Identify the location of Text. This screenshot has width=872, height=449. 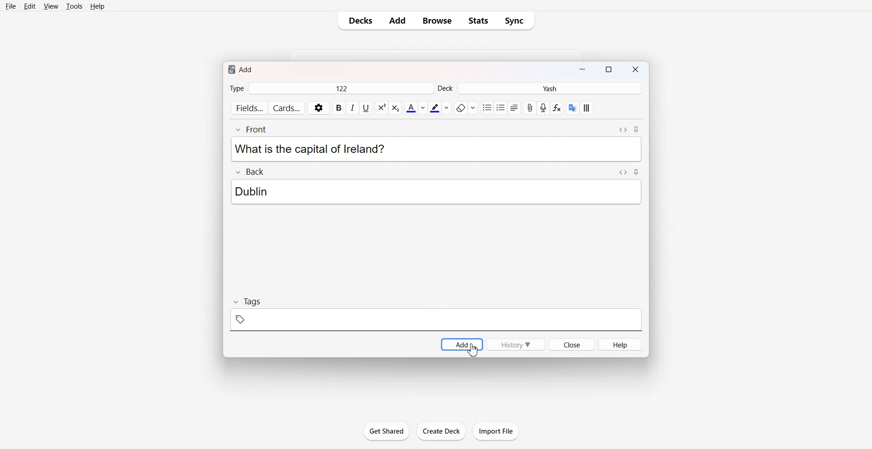
(310, 149).